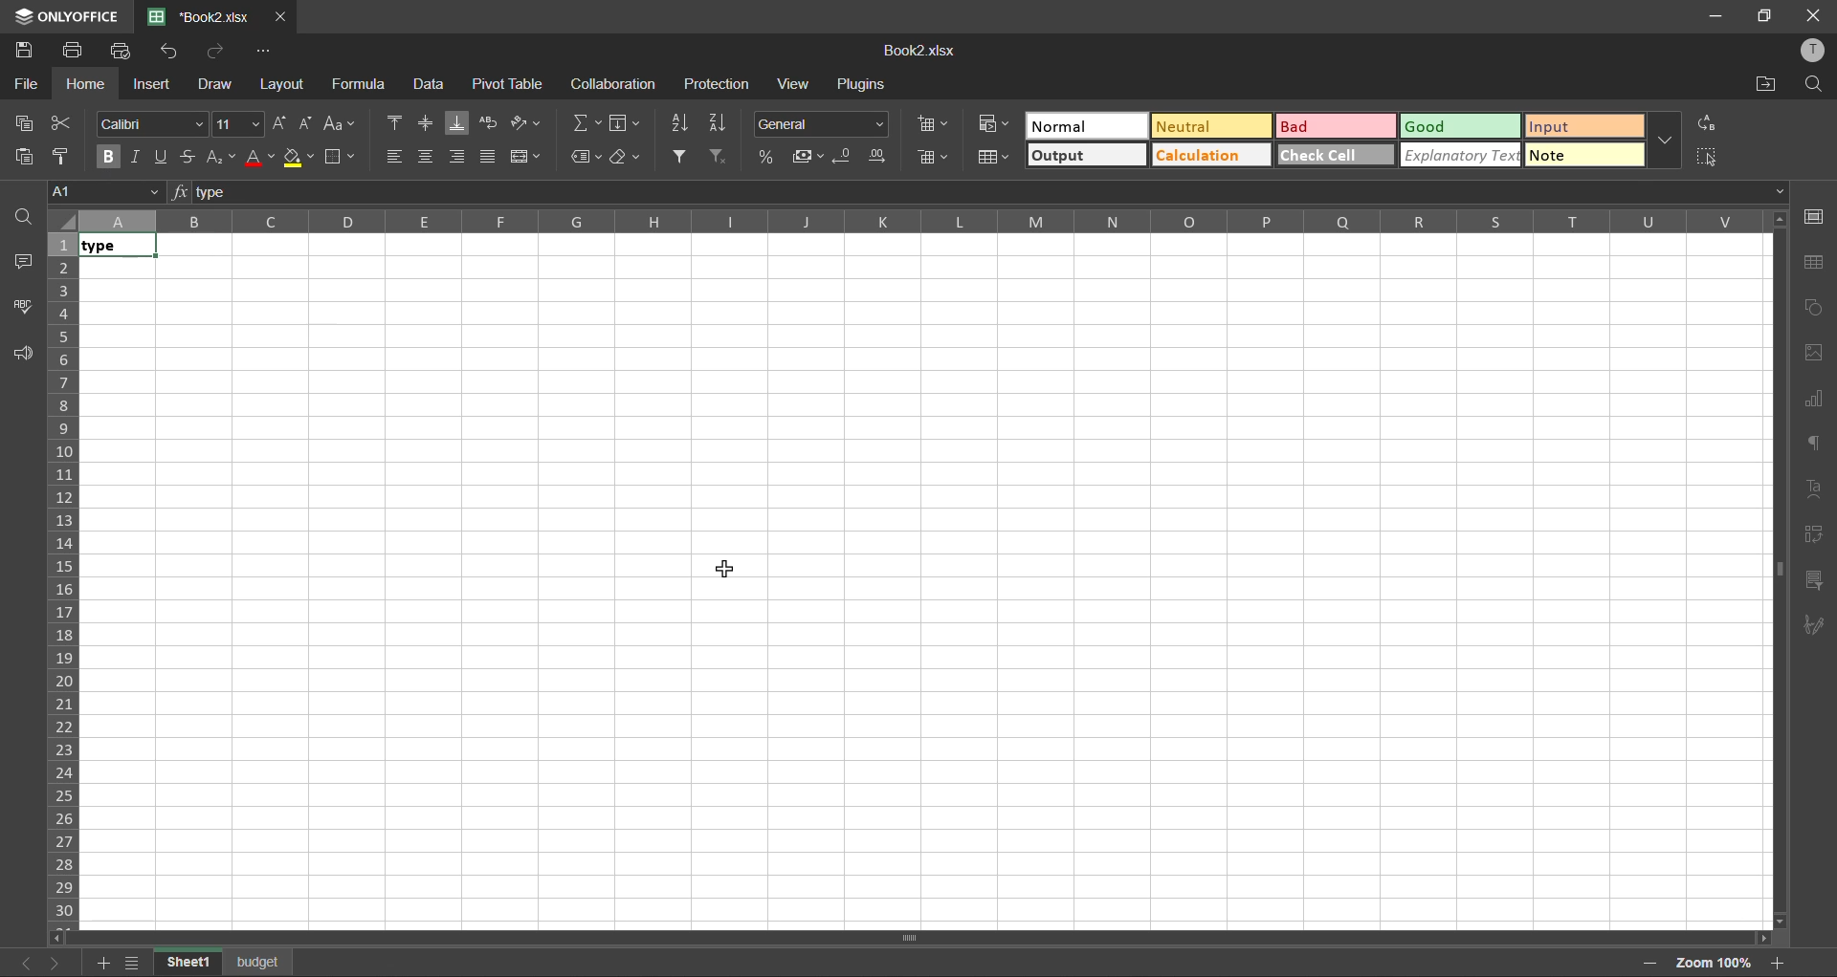 Image resolution: width=1837 pixels, height=977 pixels. Describe the element at coordinates (240, 123) in the screenshot. I see `font size` at that location.